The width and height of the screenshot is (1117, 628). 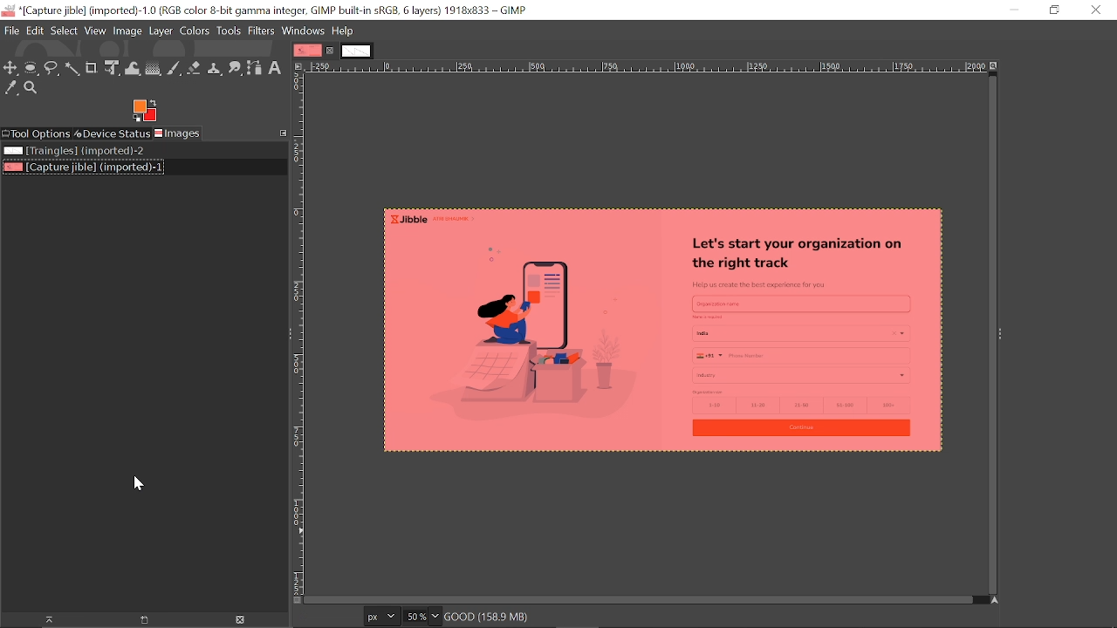 I want to click on Select, so click(x=64, y=31).